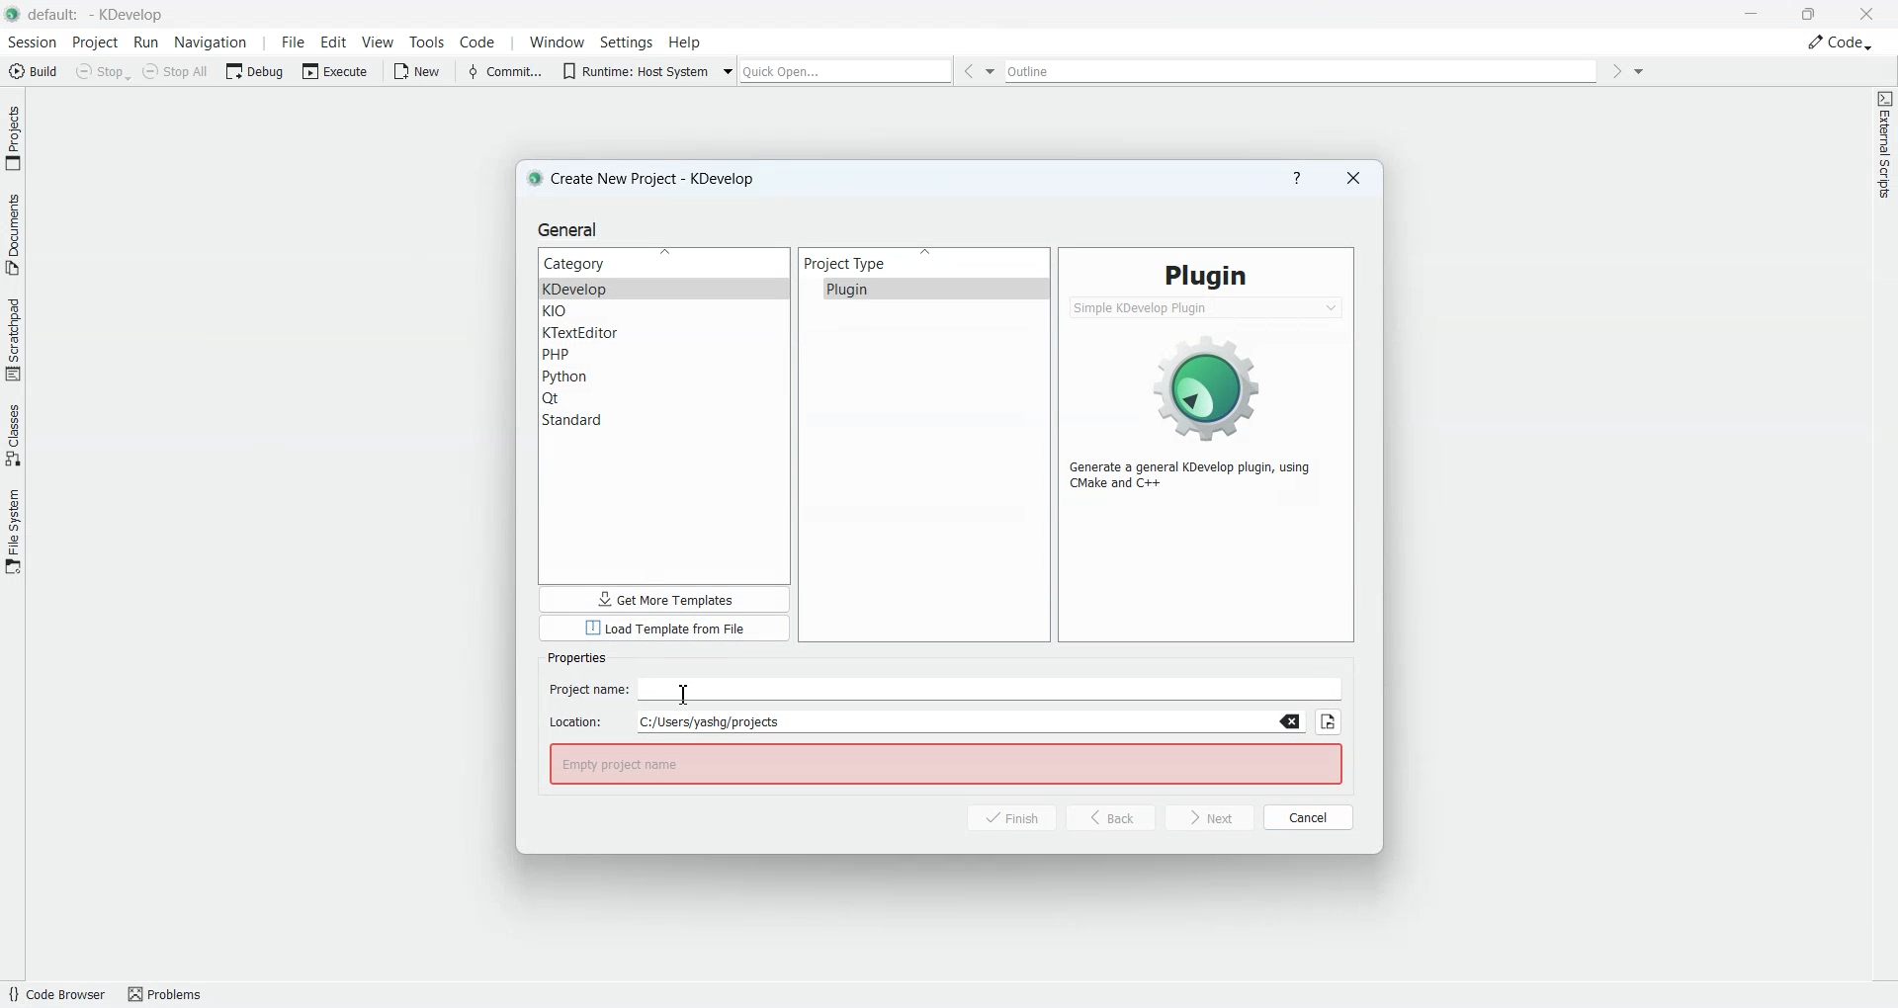  I want to click on Text, so click(945, 764).